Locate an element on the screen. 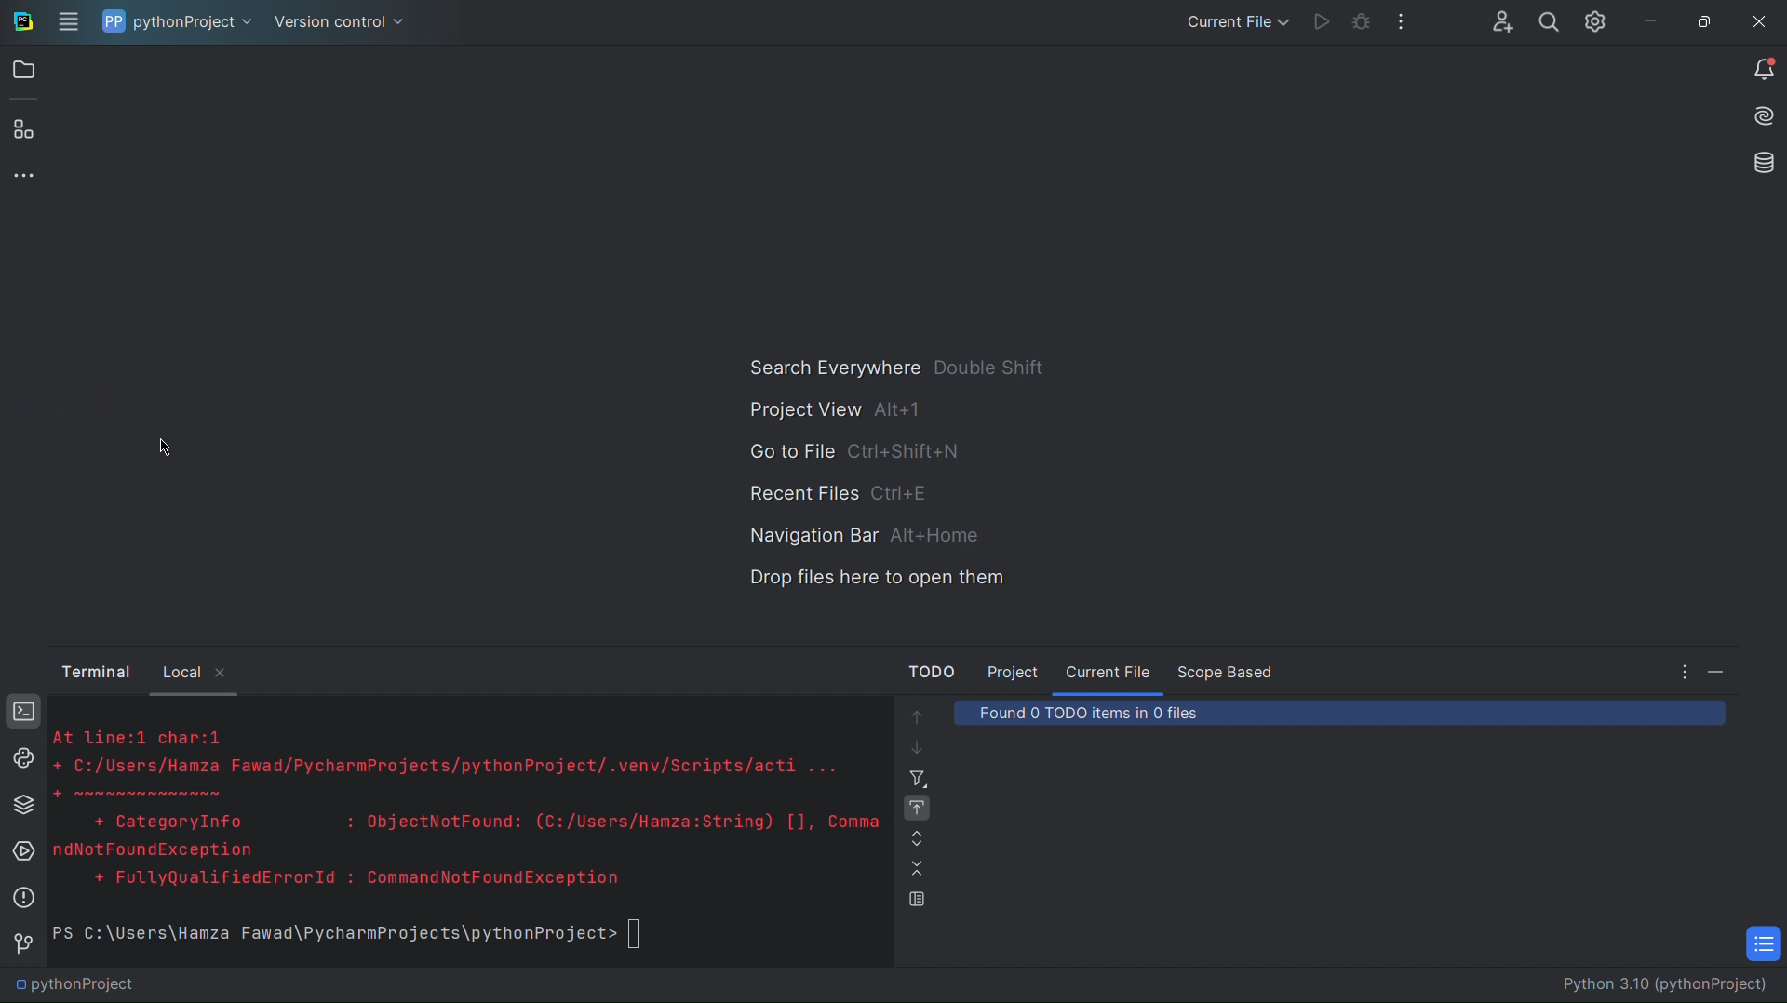 The height and width of the screenshot is (1003, 1787). 0 pythonProject is located at coordinates (75, 985).